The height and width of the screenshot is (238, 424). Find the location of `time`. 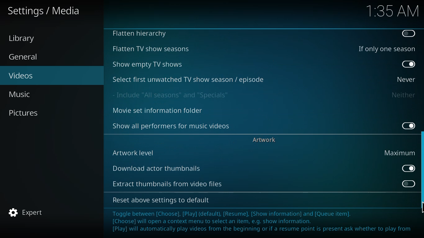

time is located at coordinates (392, 10).